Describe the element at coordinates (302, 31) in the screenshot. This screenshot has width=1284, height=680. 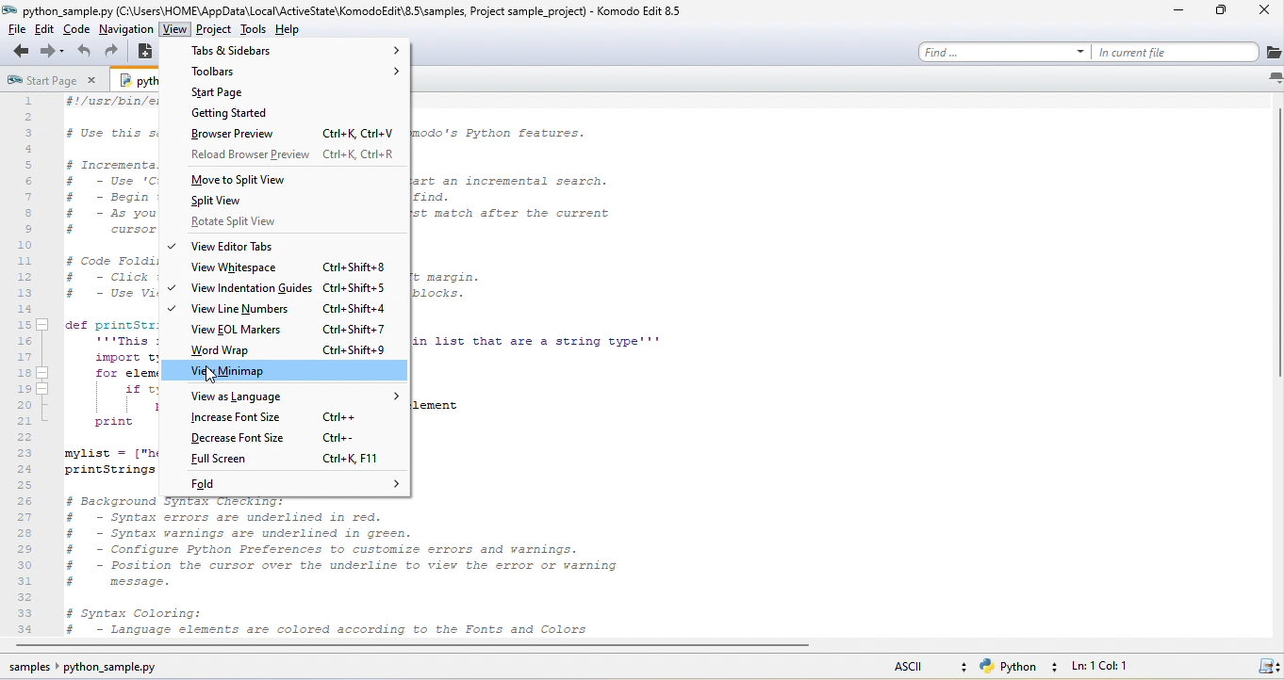
I see `help` at that location.